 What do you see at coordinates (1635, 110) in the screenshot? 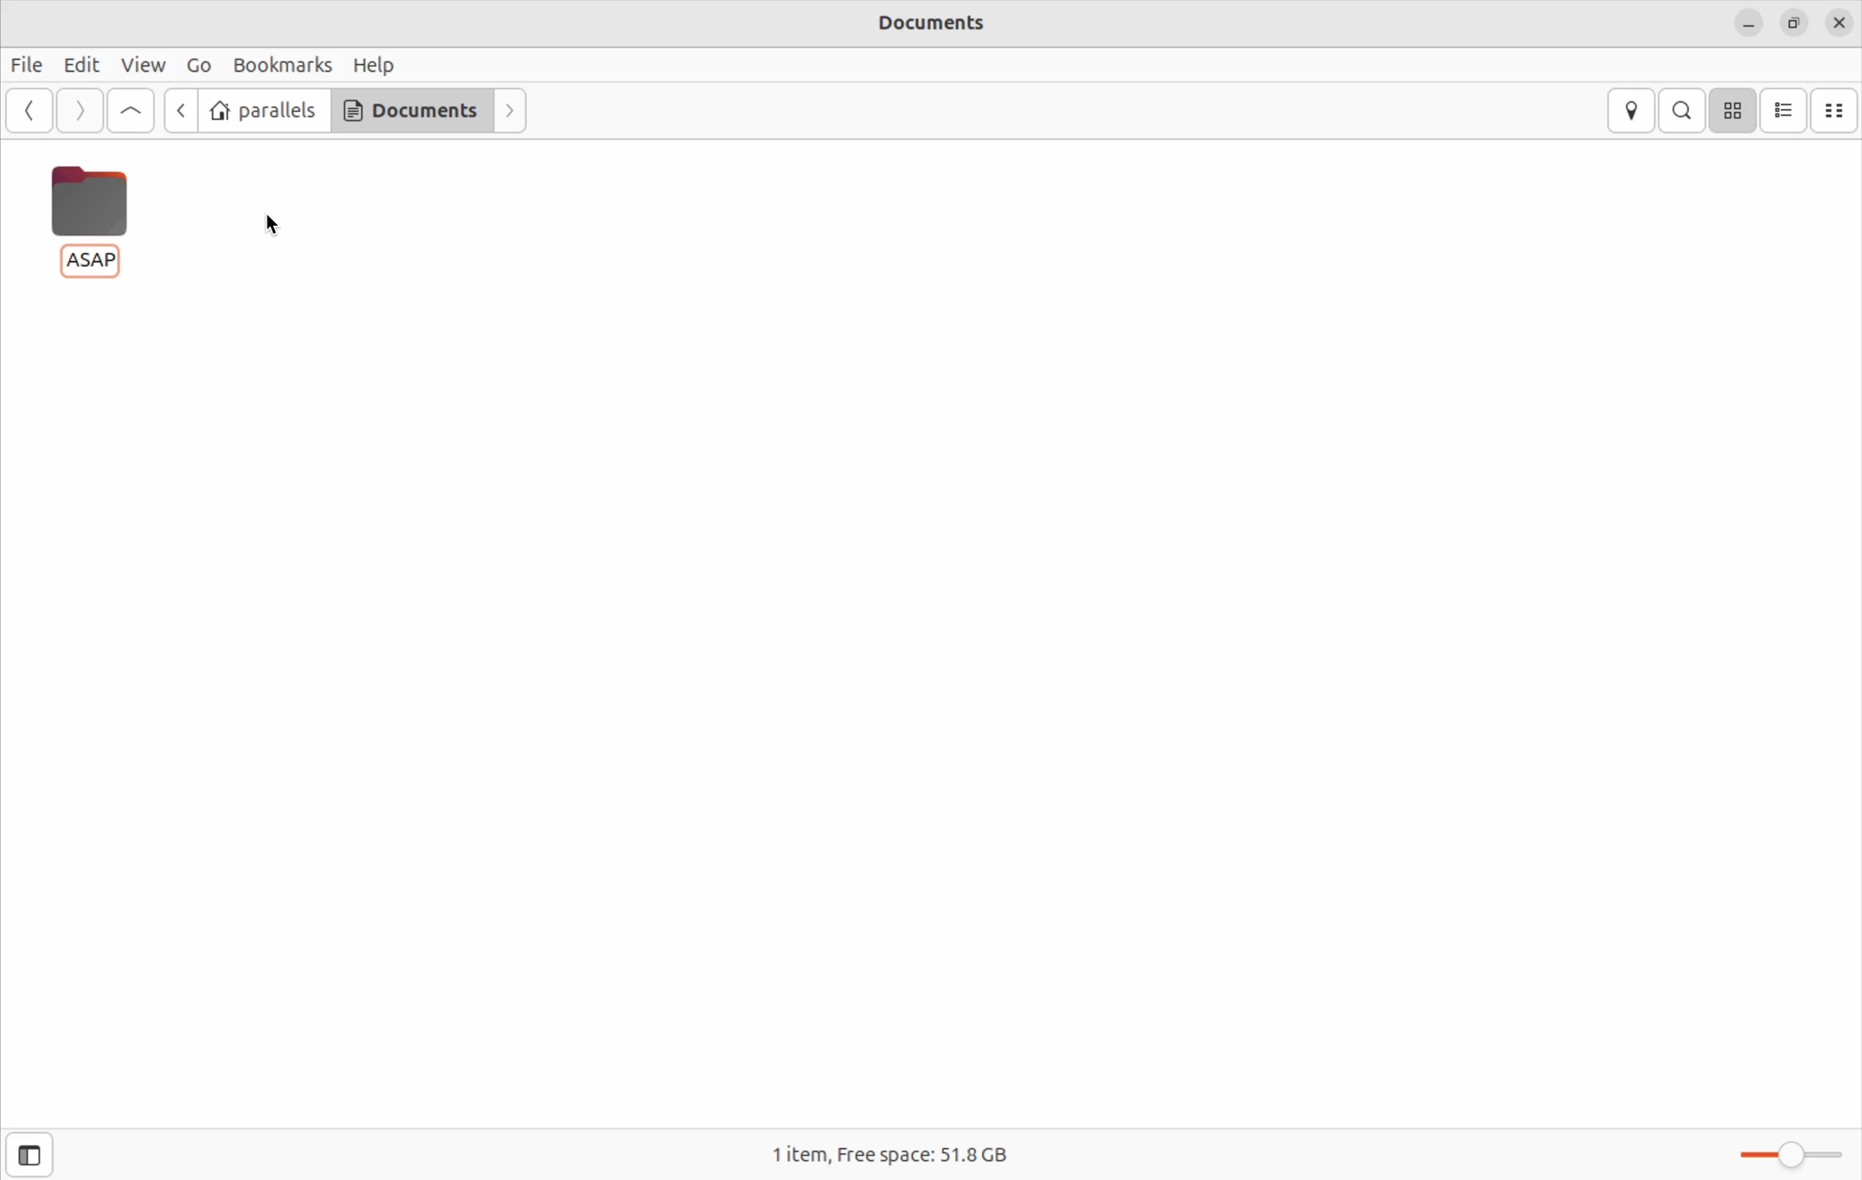
I see `location` at bounding box center [1635, 110].